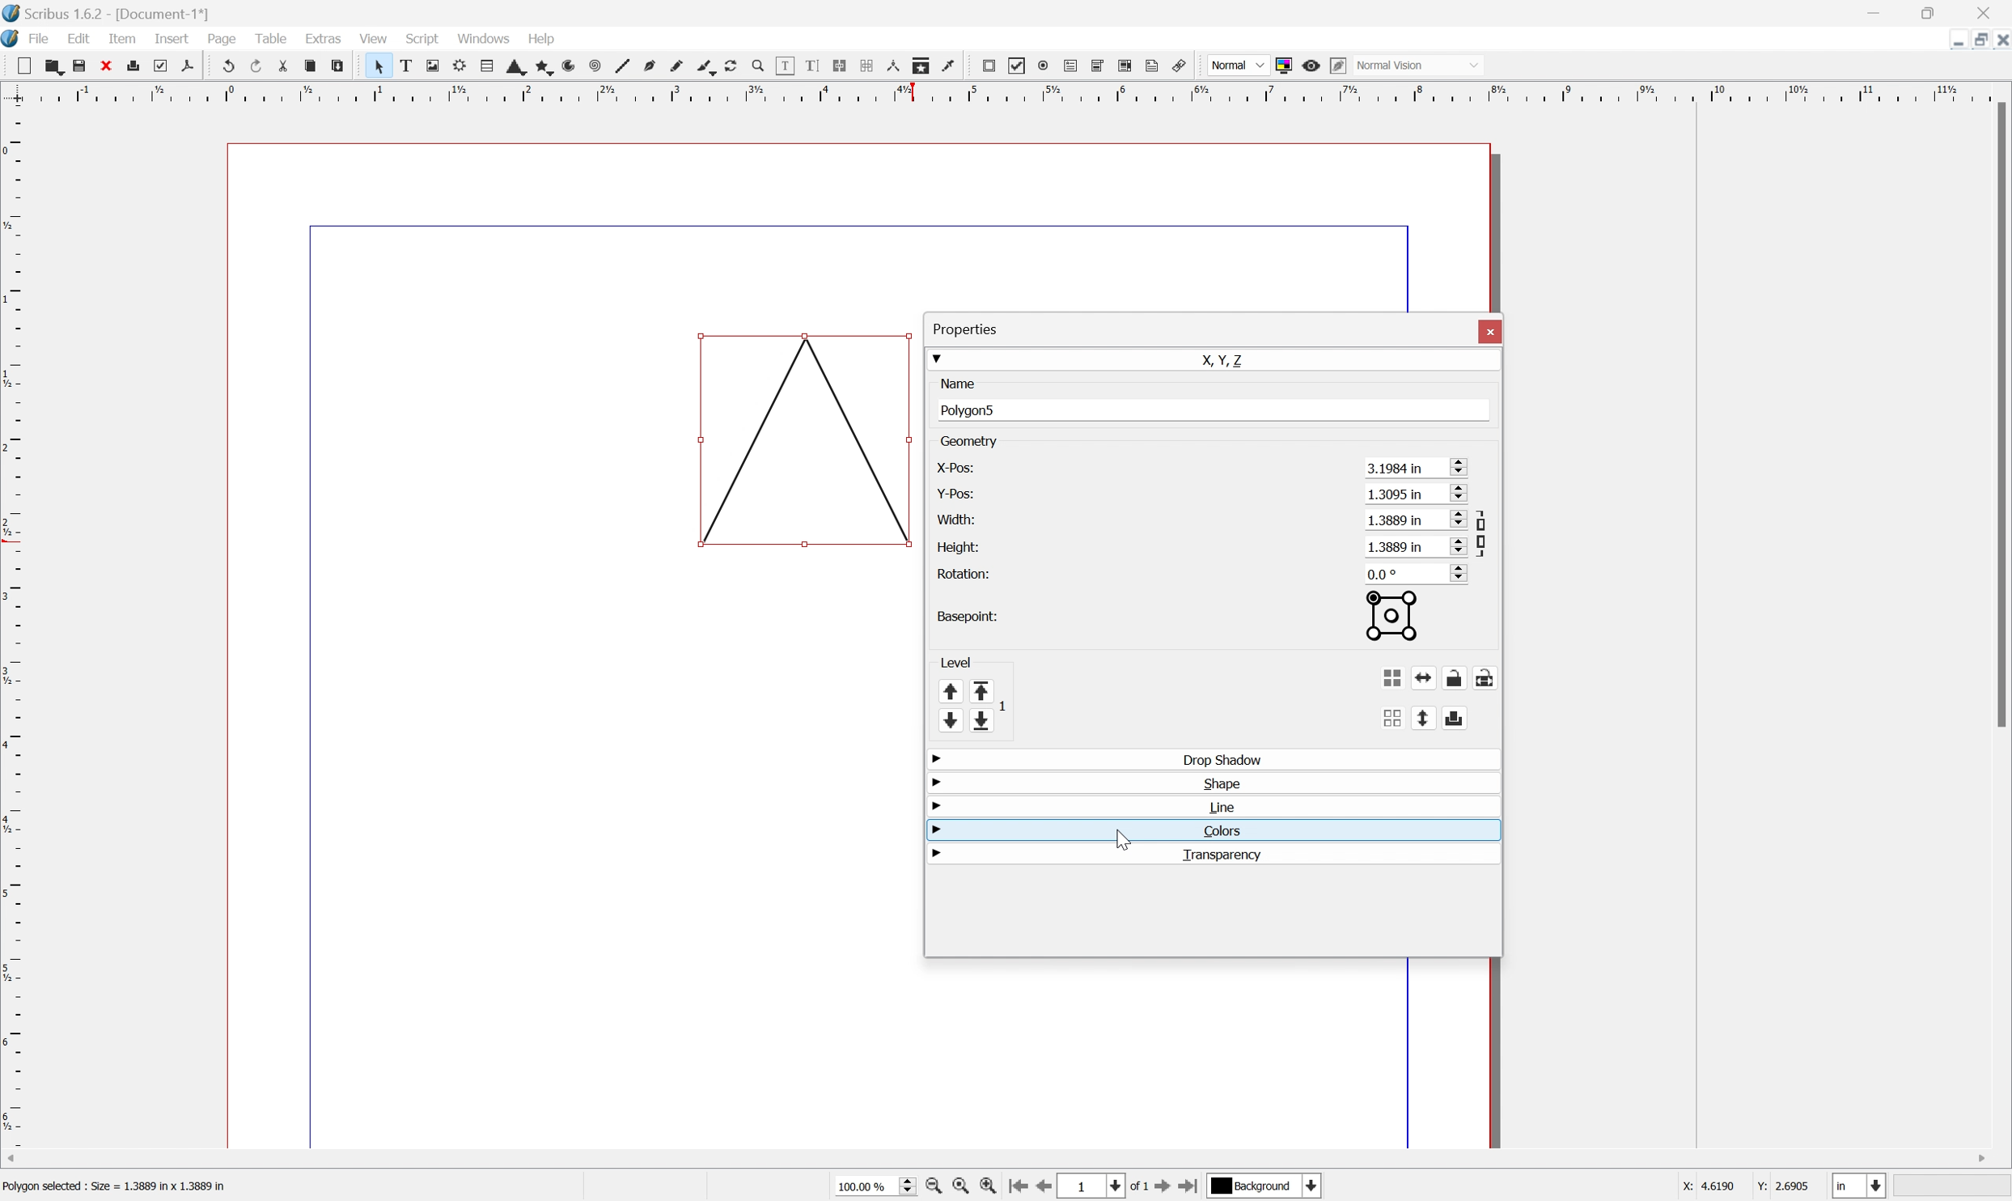  I want to click on Drop Down, so click(937, 853).